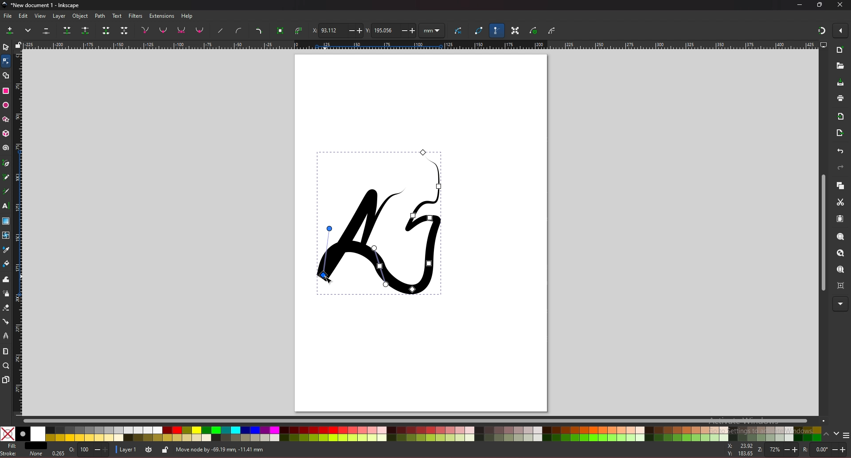 The width and height of the screenshot is (851, 458). Describe the element at coordinates (496, 30) in the screenshot. I see `bezier handle` at that location.